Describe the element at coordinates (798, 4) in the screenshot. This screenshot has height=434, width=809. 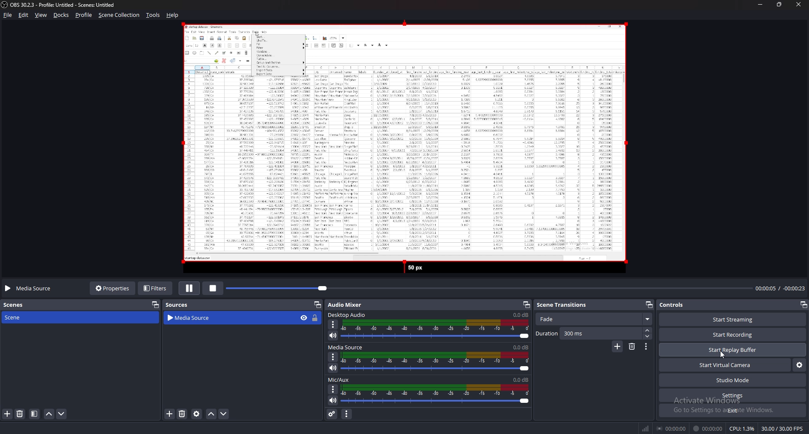
I see `close` at that location.